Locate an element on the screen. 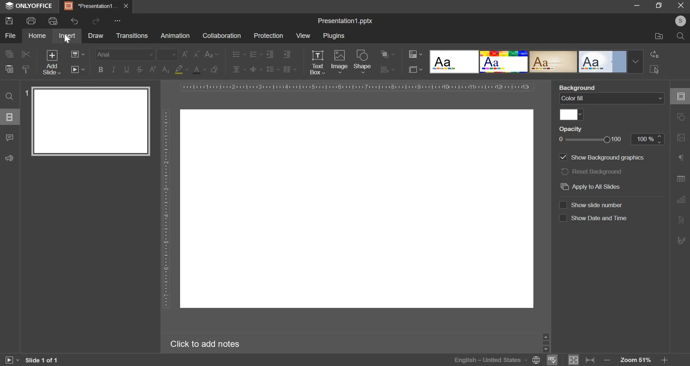  underline is located at coordinates (126, 69).